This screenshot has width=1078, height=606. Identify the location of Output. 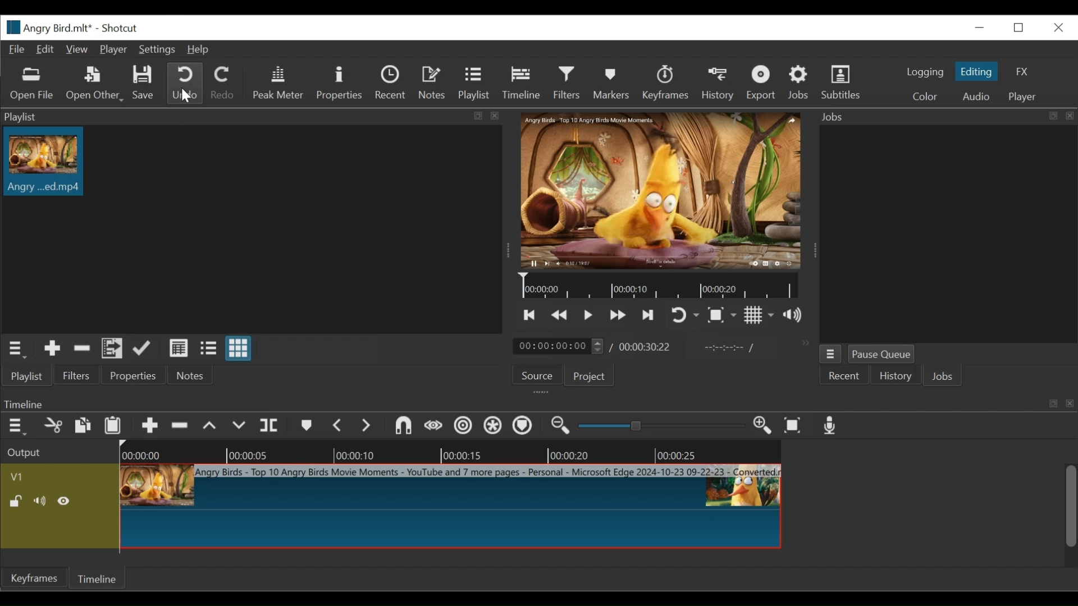
(31, 453).